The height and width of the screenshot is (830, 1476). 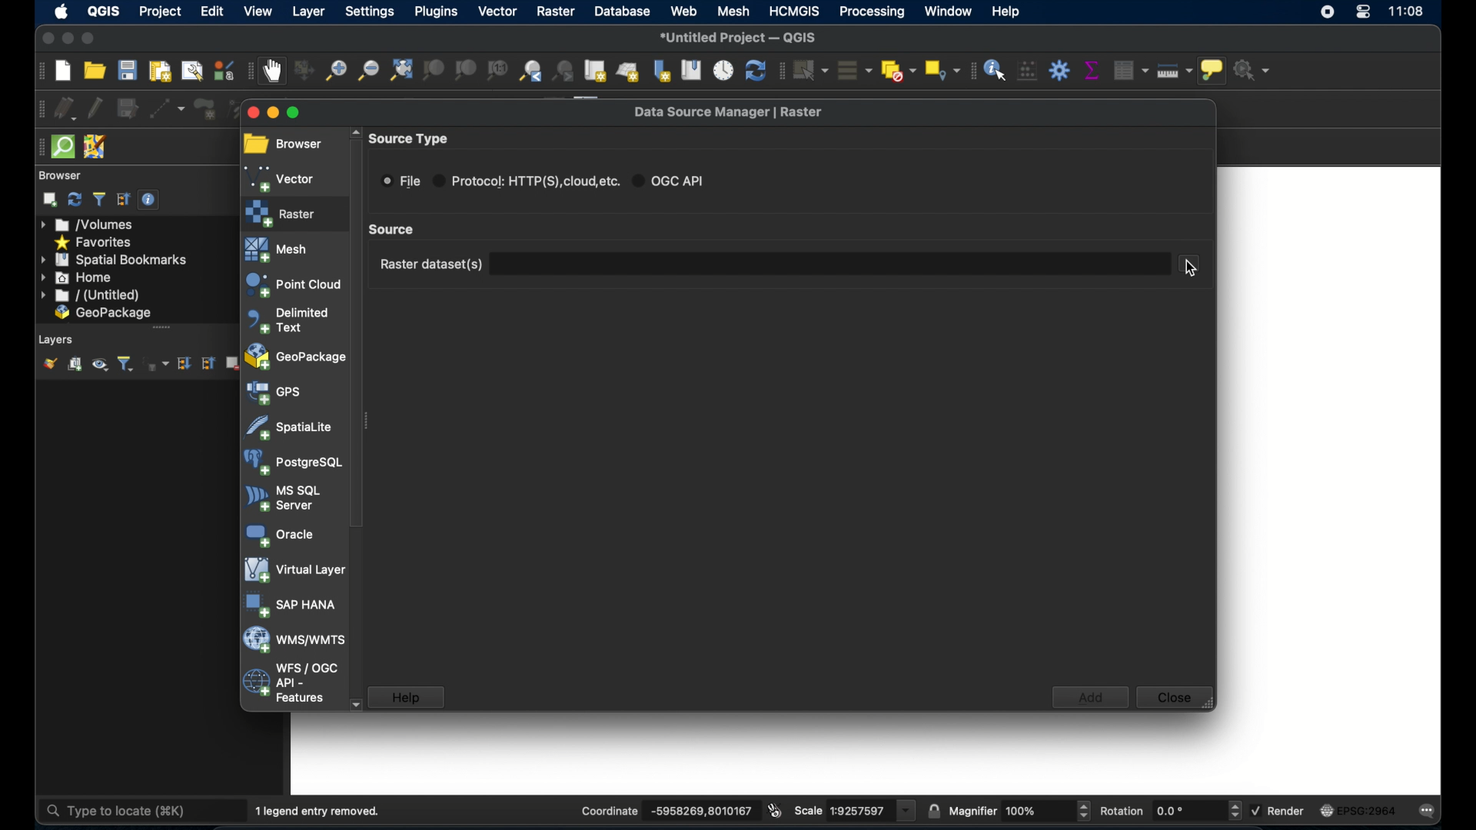 What do you see at coordinates (99, 198) in the screenshot?
I see `filter browser` at bounding box center [99, 198].